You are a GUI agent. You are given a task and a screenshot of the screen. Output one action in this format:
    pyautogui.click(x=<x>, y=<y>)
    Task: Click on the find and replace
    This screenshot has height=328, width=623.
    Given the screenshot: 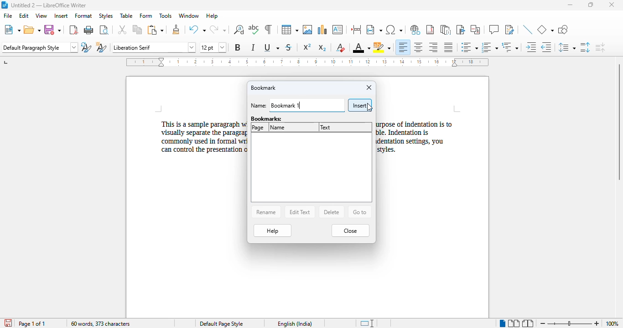 What is the action you would take?
    pyautogui.click(x=239, y=30)
    